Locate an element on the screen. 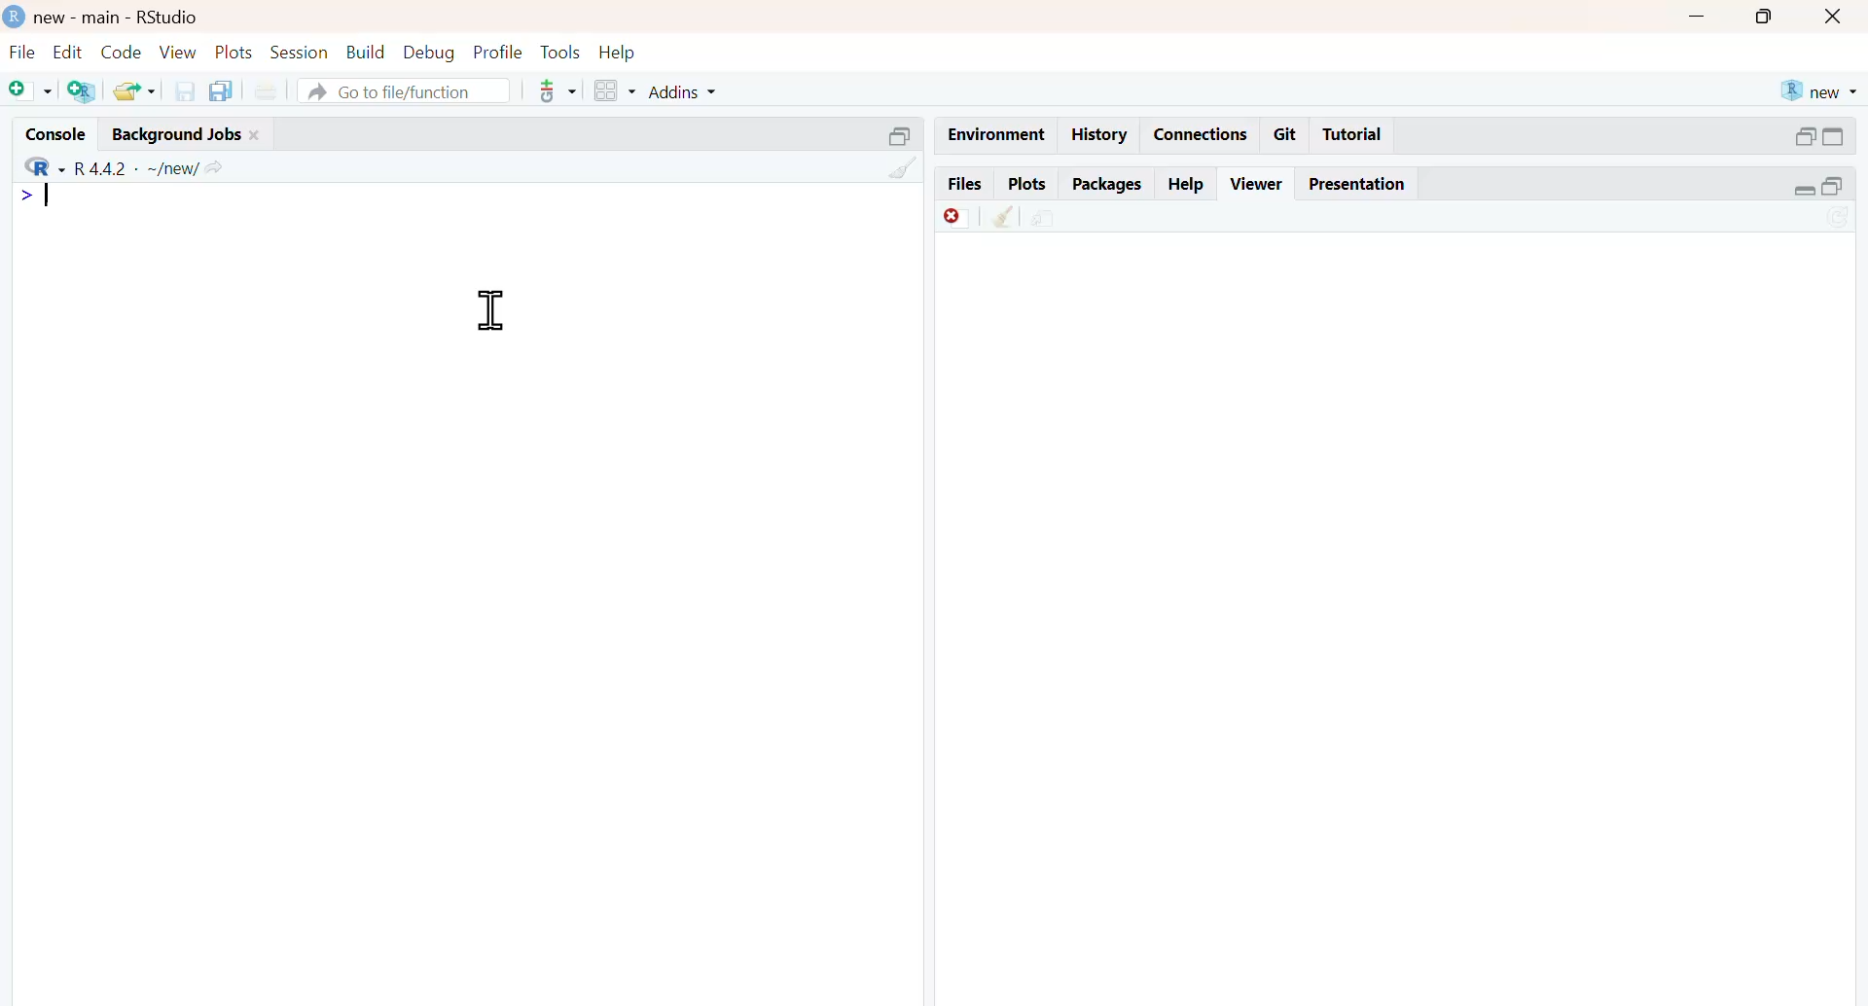 This screenshot has height=1006, width=1868. open in separate window is located at coordinates (1806, 136).